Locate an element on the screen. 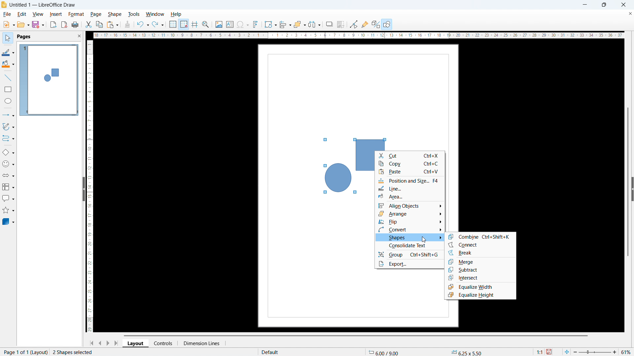  combine is located at coordinates (481, 236).